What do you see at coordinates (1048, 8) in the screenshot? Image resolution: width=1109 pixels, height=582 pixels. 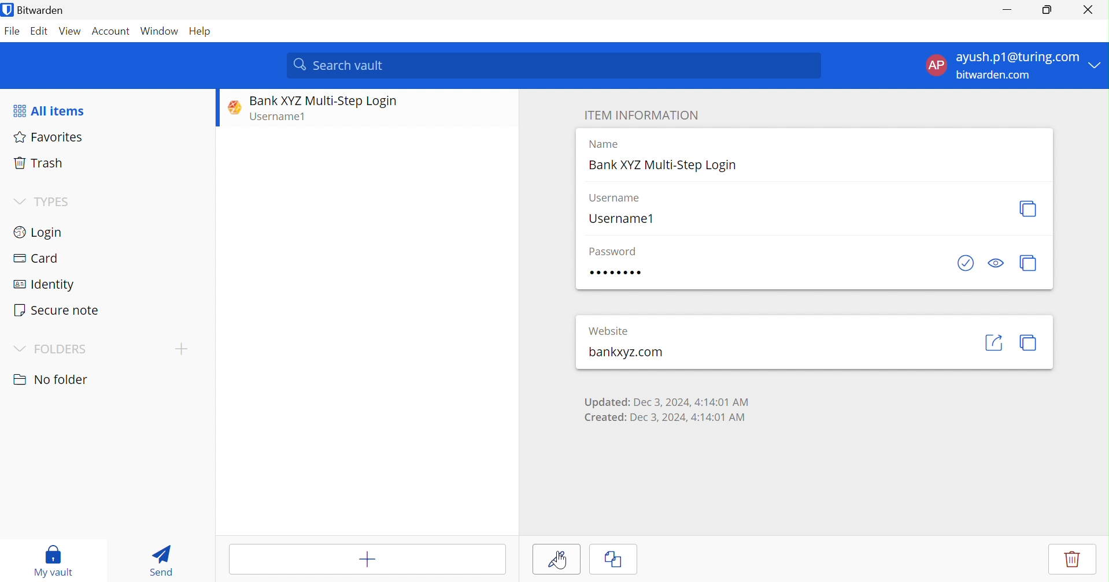 I see `Restore Down` at bounding box center [1048, 8].